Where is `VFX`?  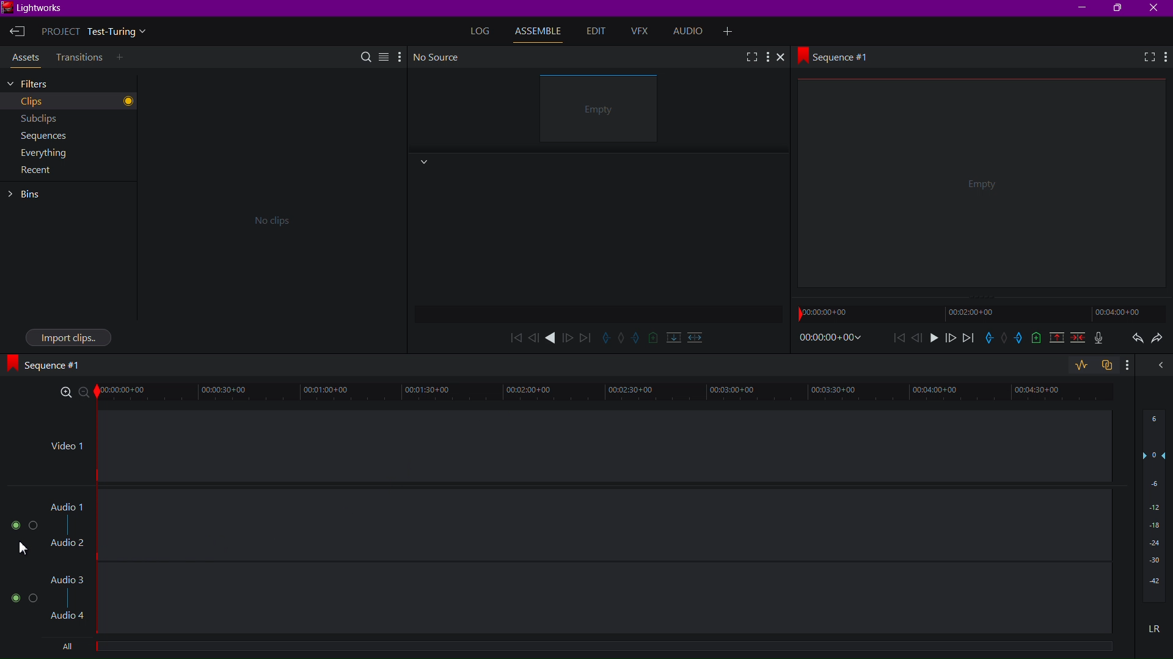
VFX is located at coordinates (643, 32).